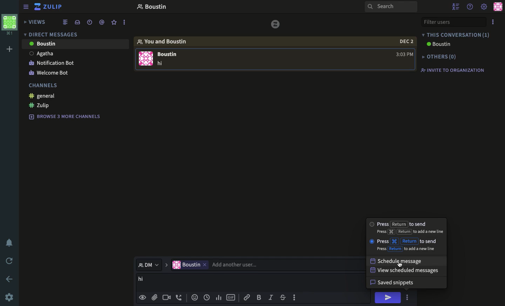 The image size is (505, 306). I want to click on welcome bot, so click(48, 74).